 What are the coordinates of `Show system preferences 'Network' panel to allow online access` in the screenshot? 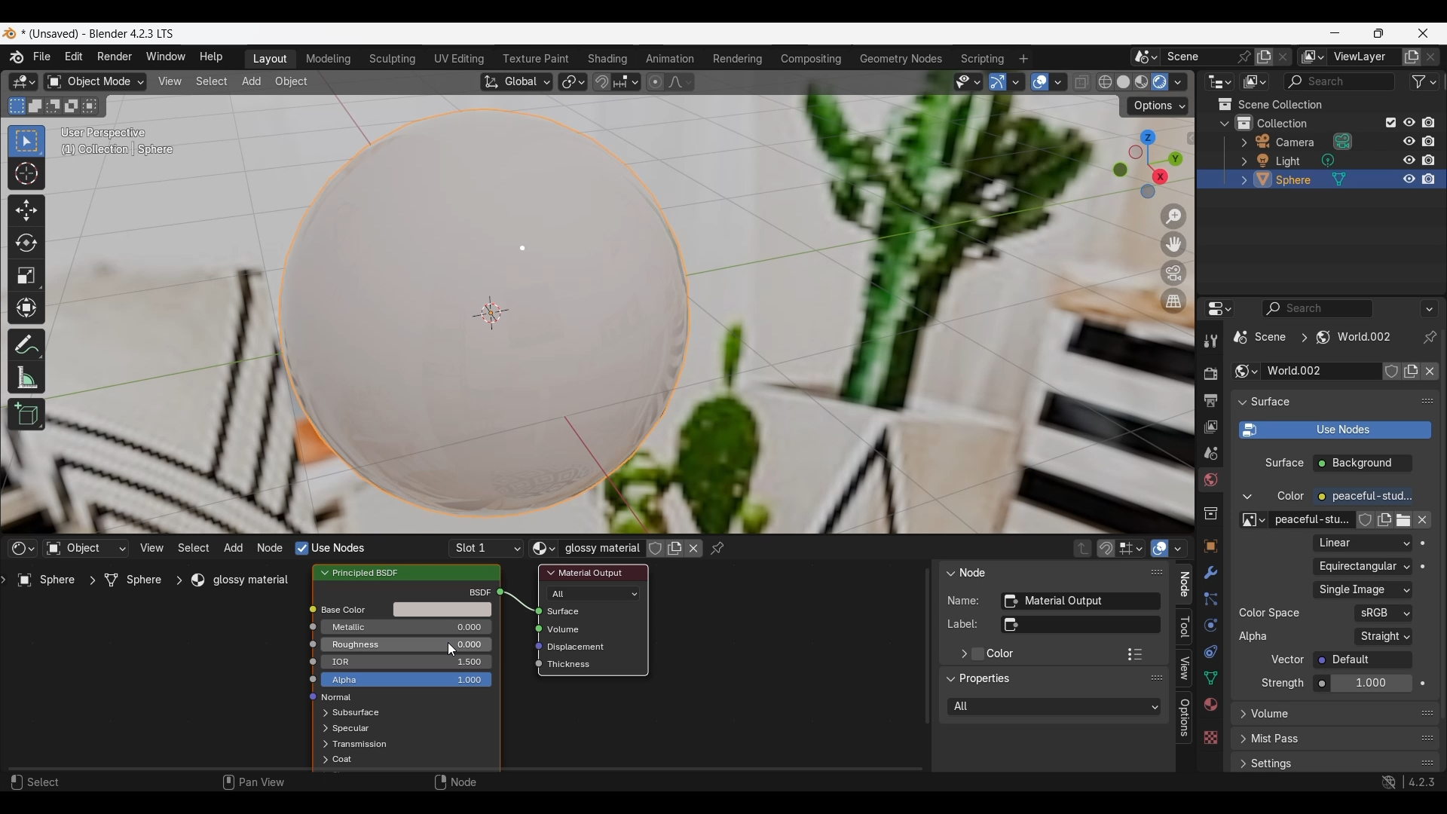 It's located at (1389, 782).